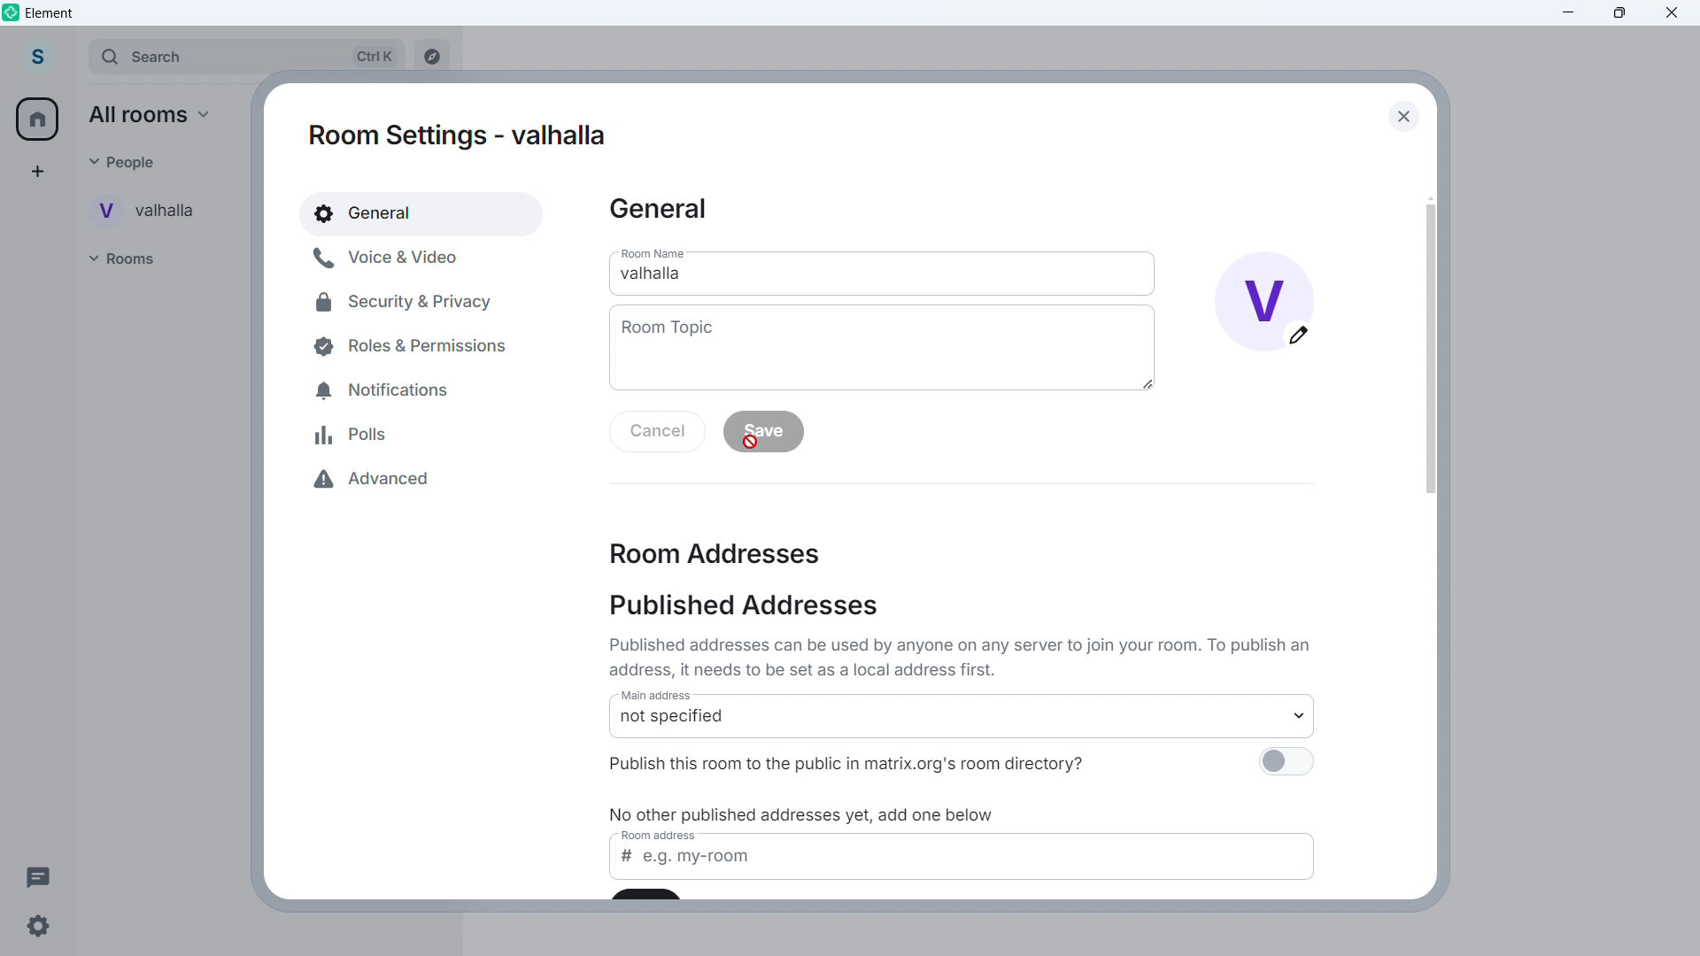  Describe the element at coordinates (407, 257) in the screenshot. I see `Voice and video ` at that location.